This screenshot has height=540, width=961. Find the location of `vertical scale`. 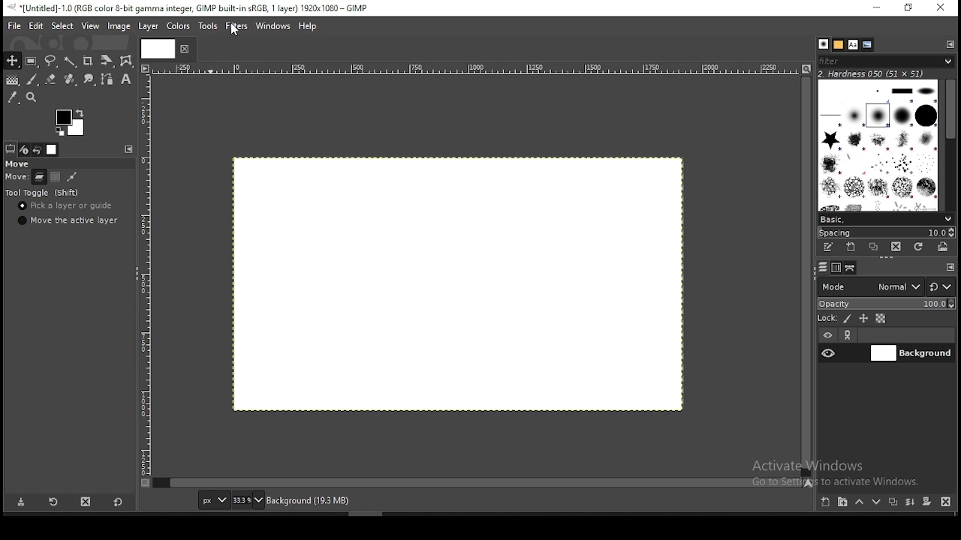

vertical scale is located at coordinates (148, 281).